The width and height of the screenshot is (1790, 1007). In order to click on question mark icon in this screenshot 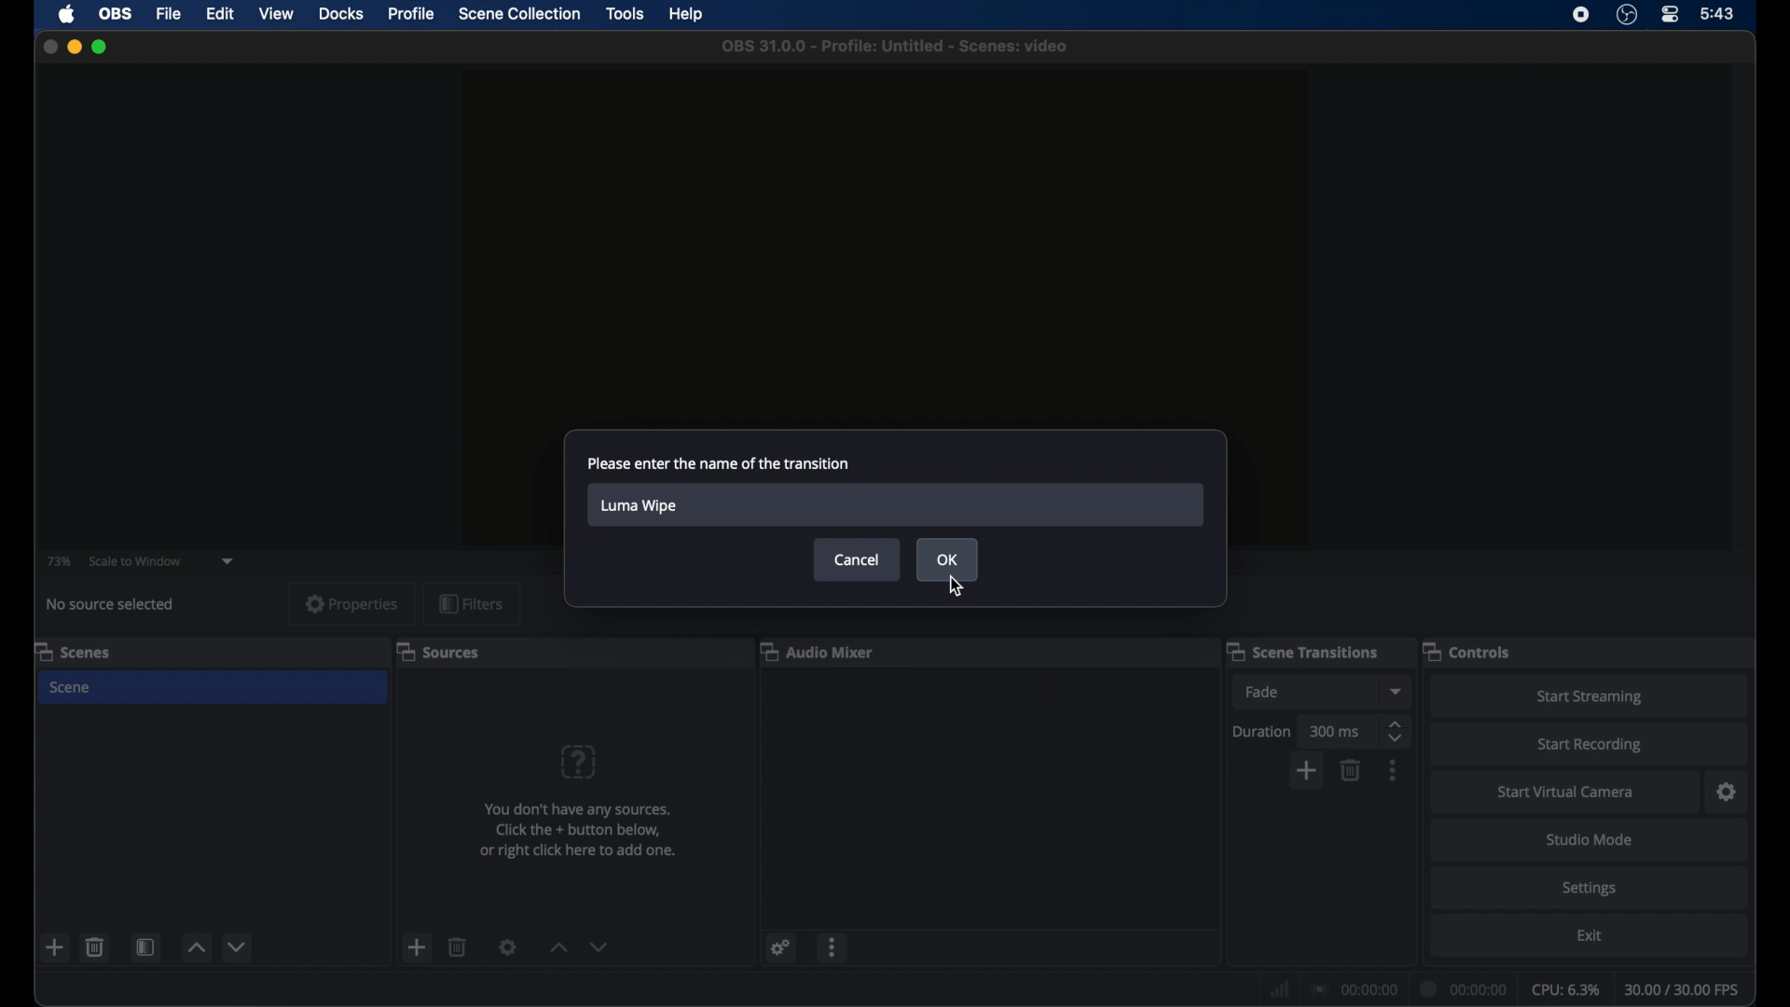, I will do `click(577, 762)`.